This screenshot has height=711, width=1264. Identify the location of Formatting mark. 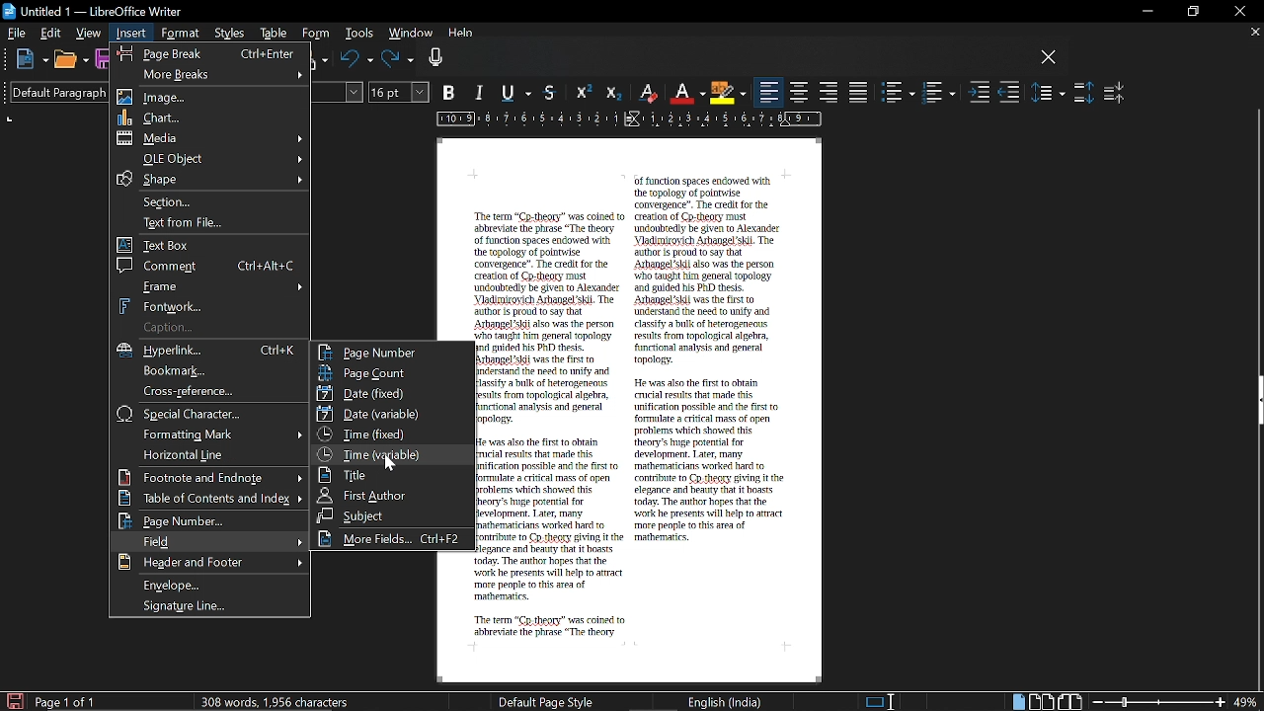
(209, 434).